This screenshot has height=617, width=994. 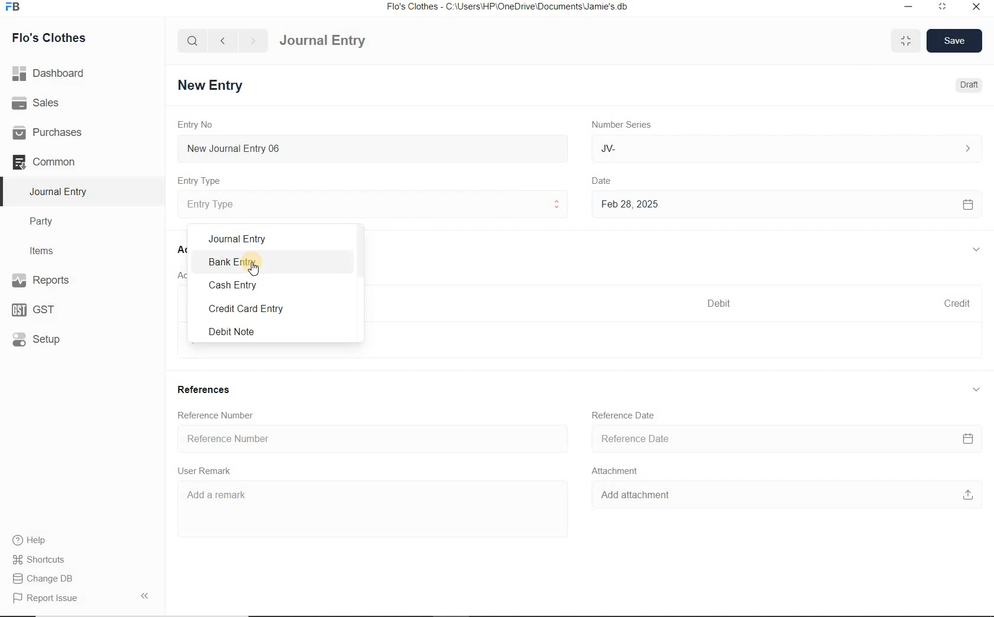 What do you see at coordinates (53, 72) in the screenshot?
I see `Dashboard` at bounding box center [53, 72].